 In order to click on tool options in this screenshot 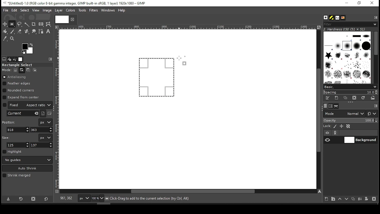, I will do `click(4, 59)`.